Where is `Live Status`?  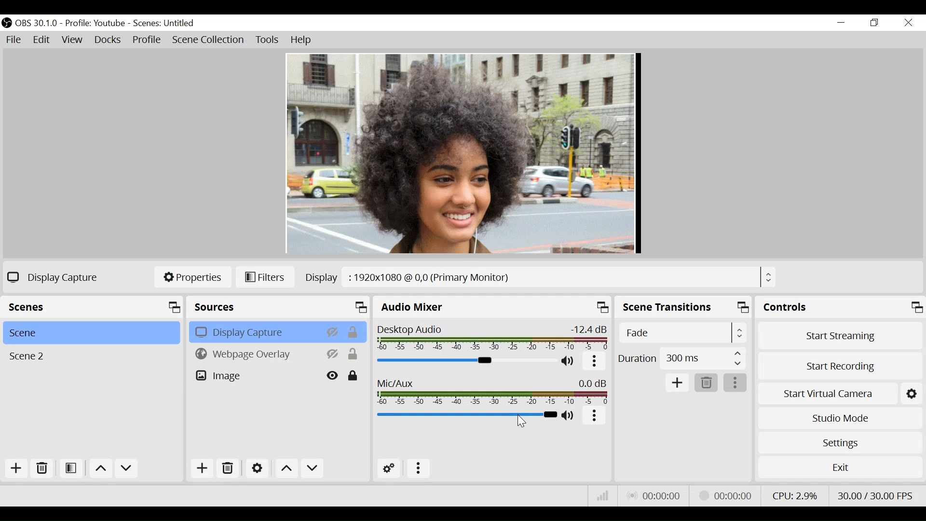 Live Status is located at coordinates (655, 494).